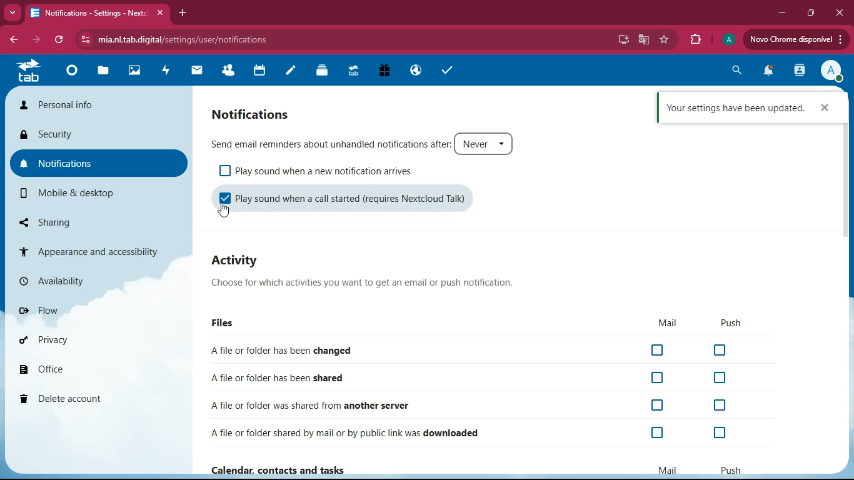 The height and width of the screenshot is (480, 854). What do you see at coordinates (812, 14) in the screenshot?
I see `maximize` at bounding box center [812, 14].